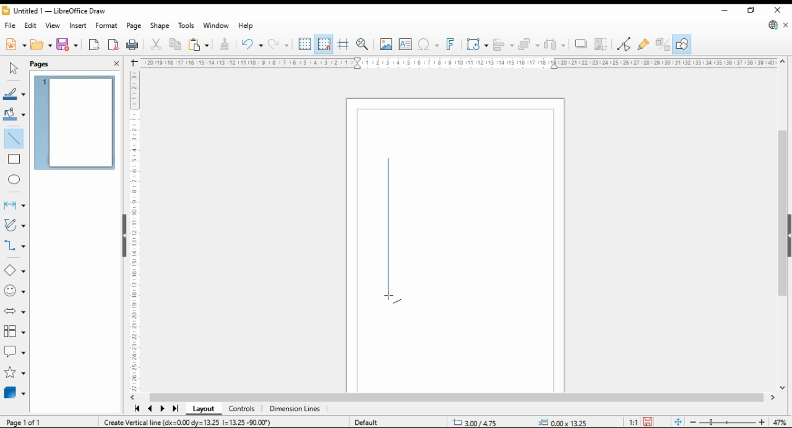 Image resolution: width=792 pixels, height=428 pixels. Describe the element at coordinates (788, 234) in the screenshot. I see `collapse` at that location.